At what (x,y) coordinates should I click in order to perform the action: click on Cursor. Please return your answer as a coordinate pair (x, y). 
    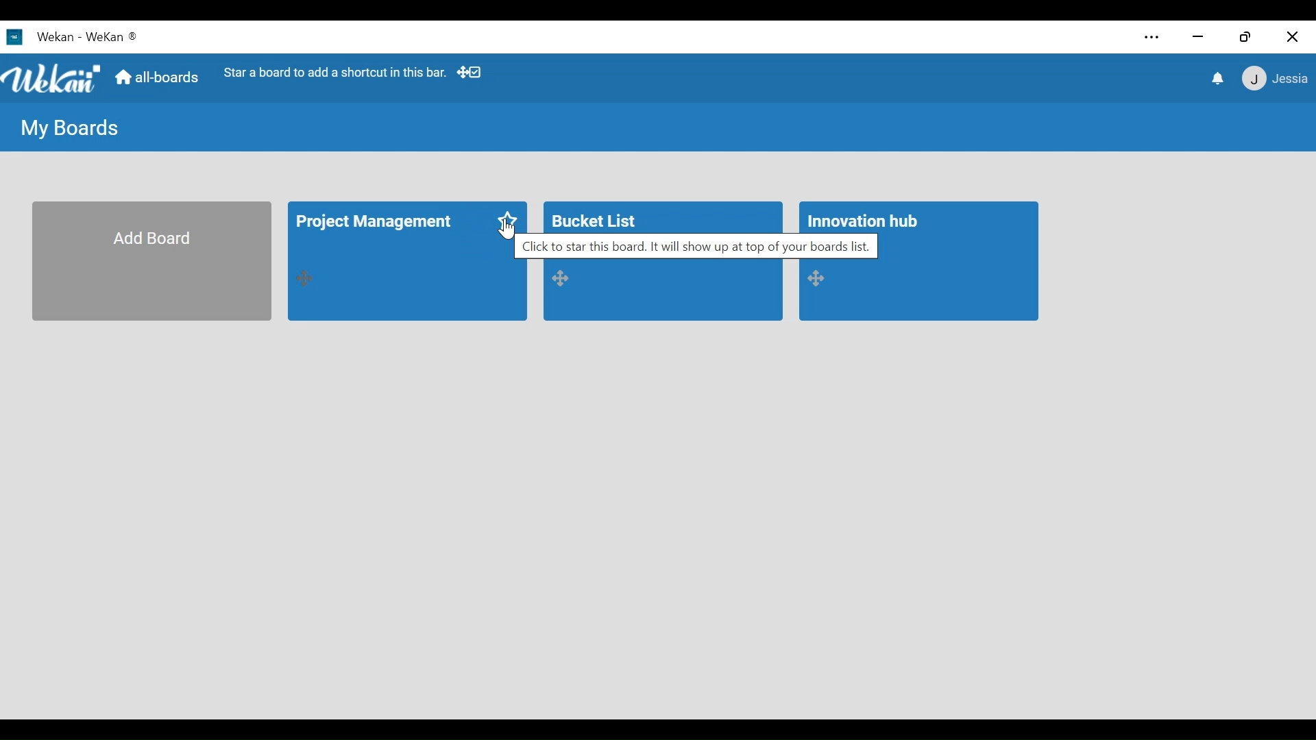
    Looking at the image, I should click on (500, 232).